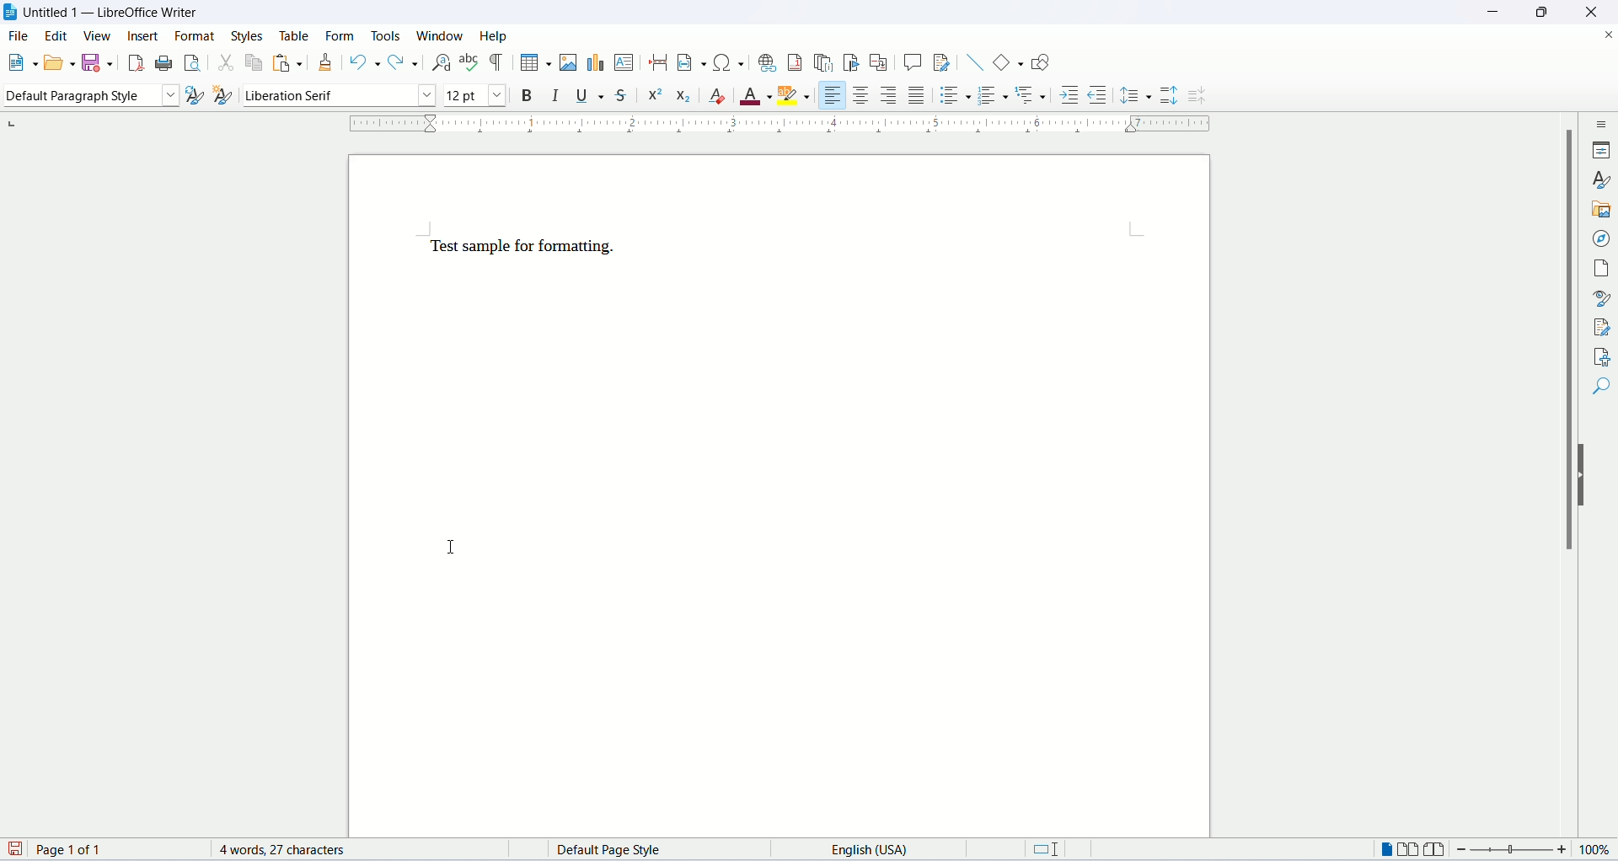 This screenshot has width=1618, height=861. I want to click on draw function, so click(1040, 62).